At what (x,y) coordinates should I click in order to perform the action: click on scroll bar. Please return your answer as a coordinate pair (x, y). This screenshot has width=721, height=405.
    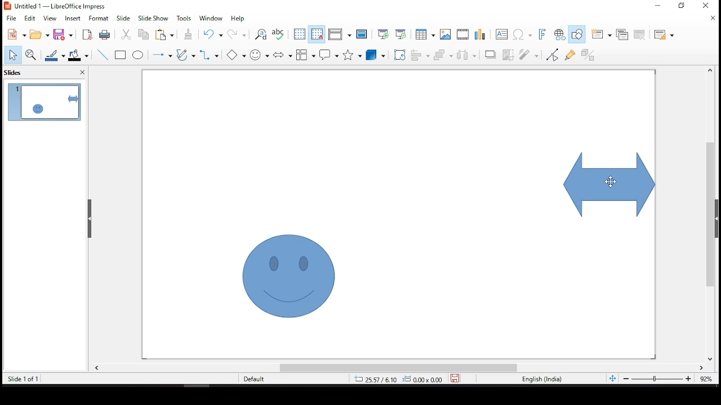
    Looking at the image, I should click on (707, 214).